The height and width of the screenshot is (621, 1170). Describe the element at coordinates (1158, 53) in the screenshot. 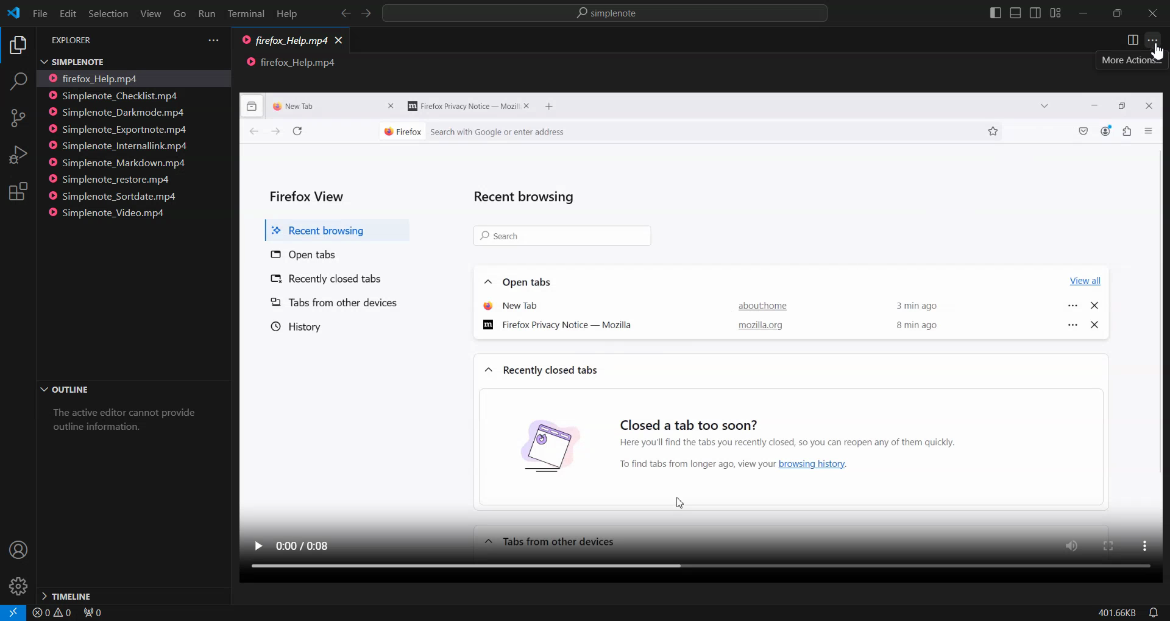

I see `Cursor` at that location.